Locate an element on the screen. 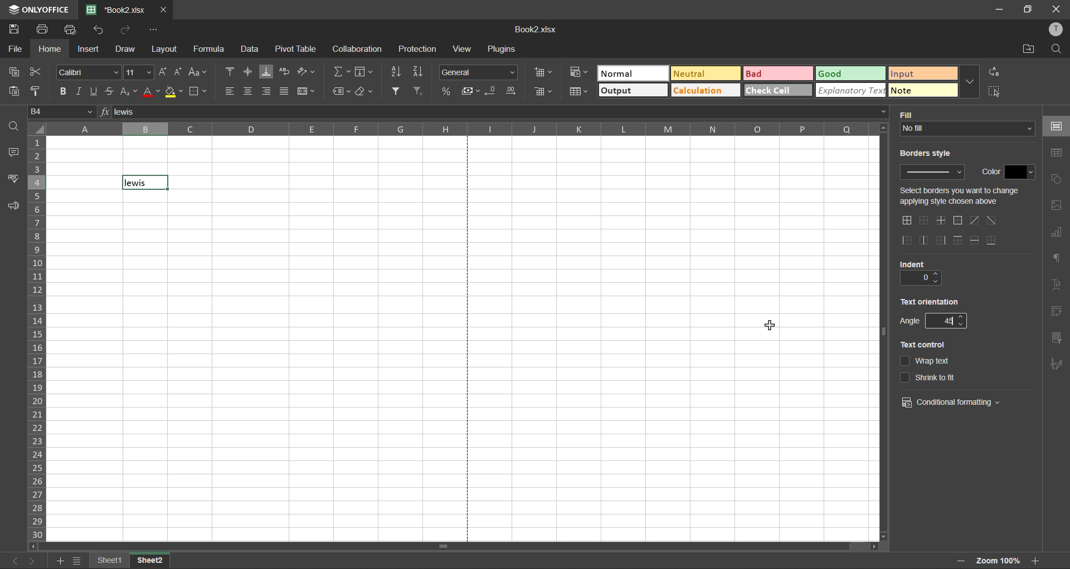 This screenshot has width=1070, height=569. draw is located at coordinates (127, 50).